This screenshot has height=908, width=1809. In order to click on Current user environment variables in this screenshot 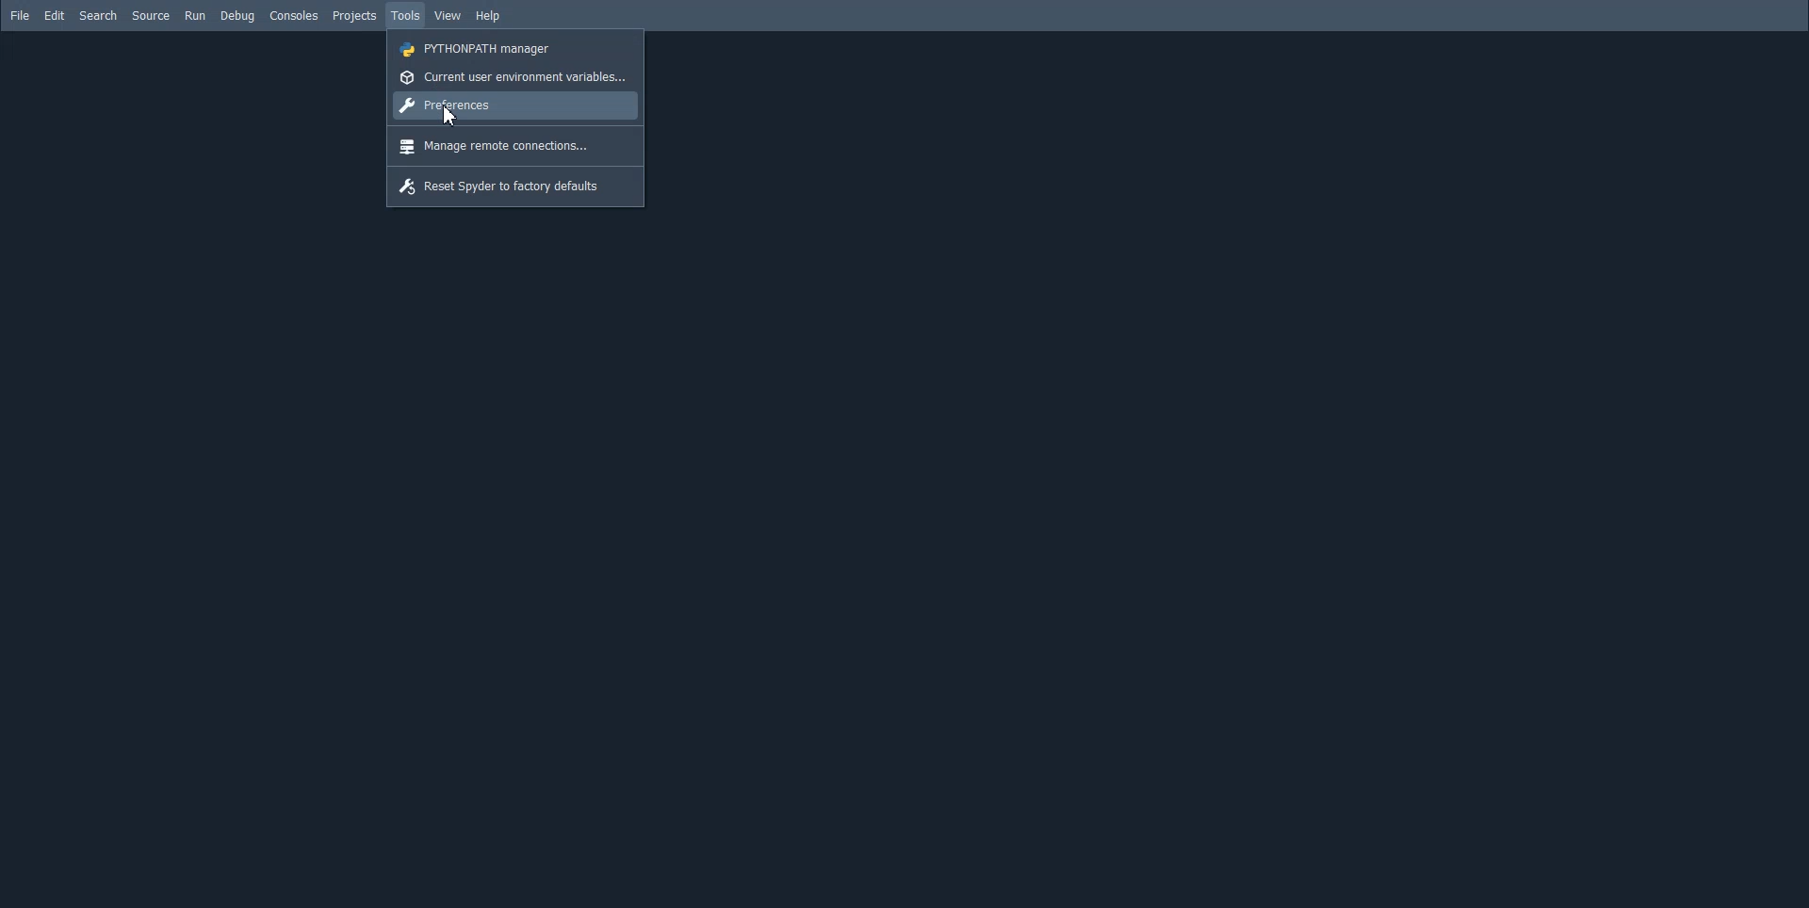, I will do `click(515, 76)`.